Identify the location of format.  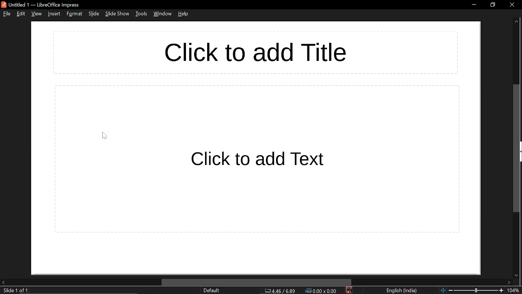
(74, 14).